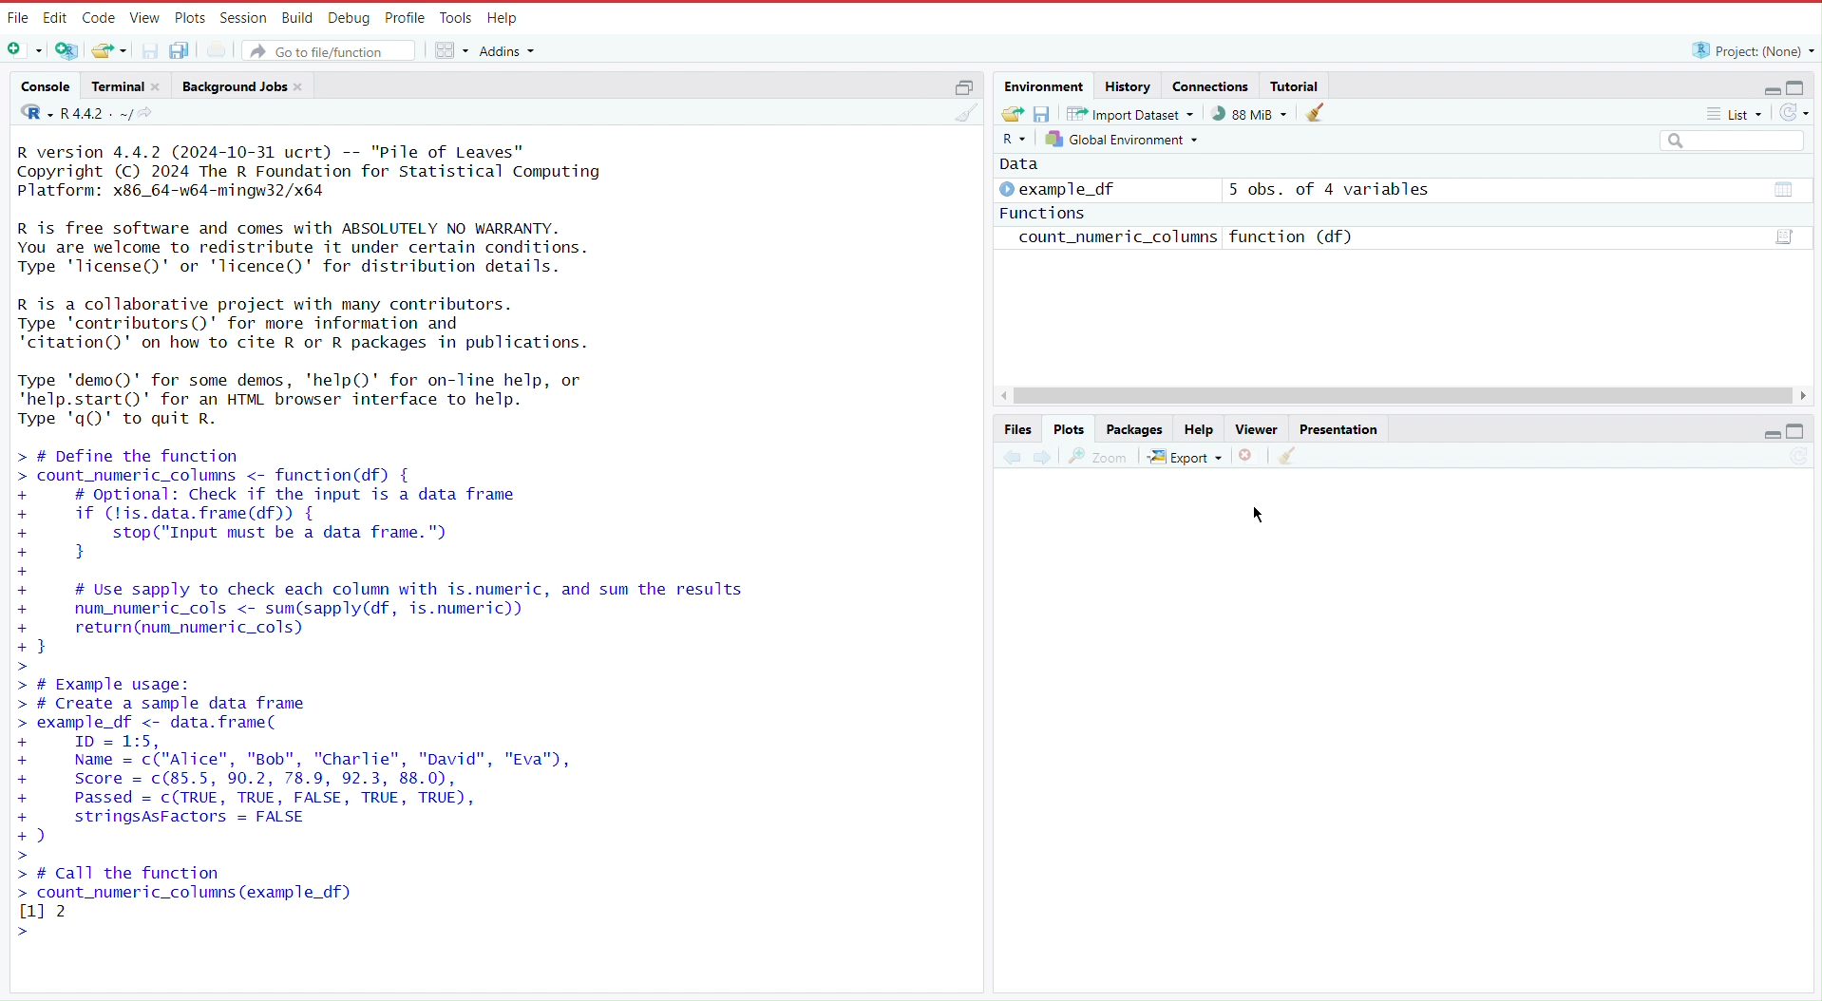 This screenshot has width=1822, height=1001. What do you see at coordinates (342, 288) in the screenshot?
I see `R version 4.4.2 (2024-10-51 ucrt) -- "Pile of Leaves"
Copyright (C) 2024 The R Foundation for Statistical Computing
Platform: x86_64-w64-mingw32/x64

R is free software and comes with ABSOLUTELY NO WARRANTY.
You are welcome to redistribute it under certain conditions.
Type 'Ticense()' or 'licence(D' for distribution details.

R is a collaborative project with many contributors.

Type 'contributors()' for more information and

‘citation()' on how to cite R or R packages in publications.
Type 'demo()' for some demos, 'help()' for on-line help, or
'help.start()' for an HTML browser interface to help.

Type 'qQ)' to quit R.` at bounding box center [342, 288].